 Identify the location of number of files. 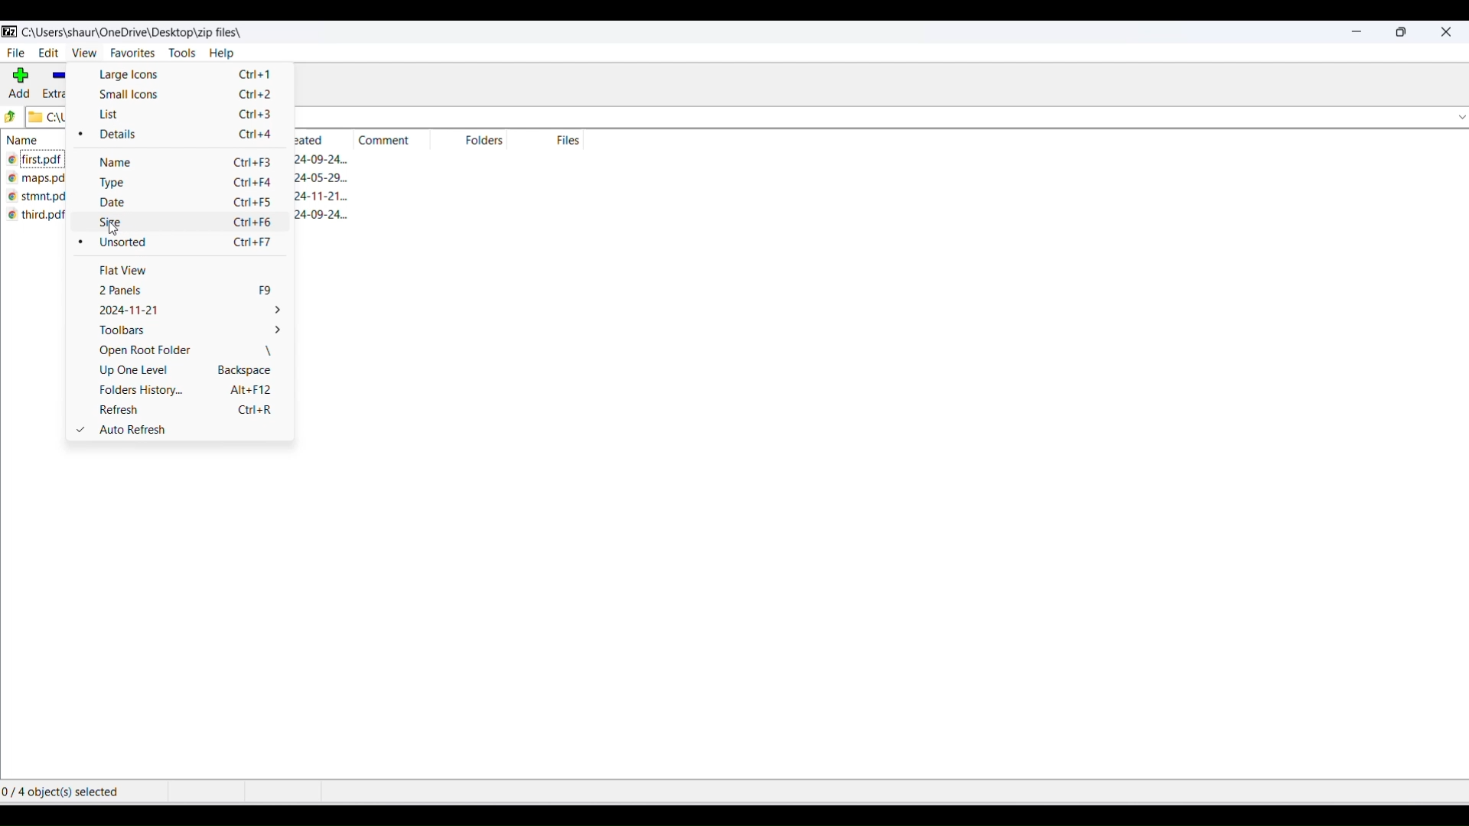
(572, 141).